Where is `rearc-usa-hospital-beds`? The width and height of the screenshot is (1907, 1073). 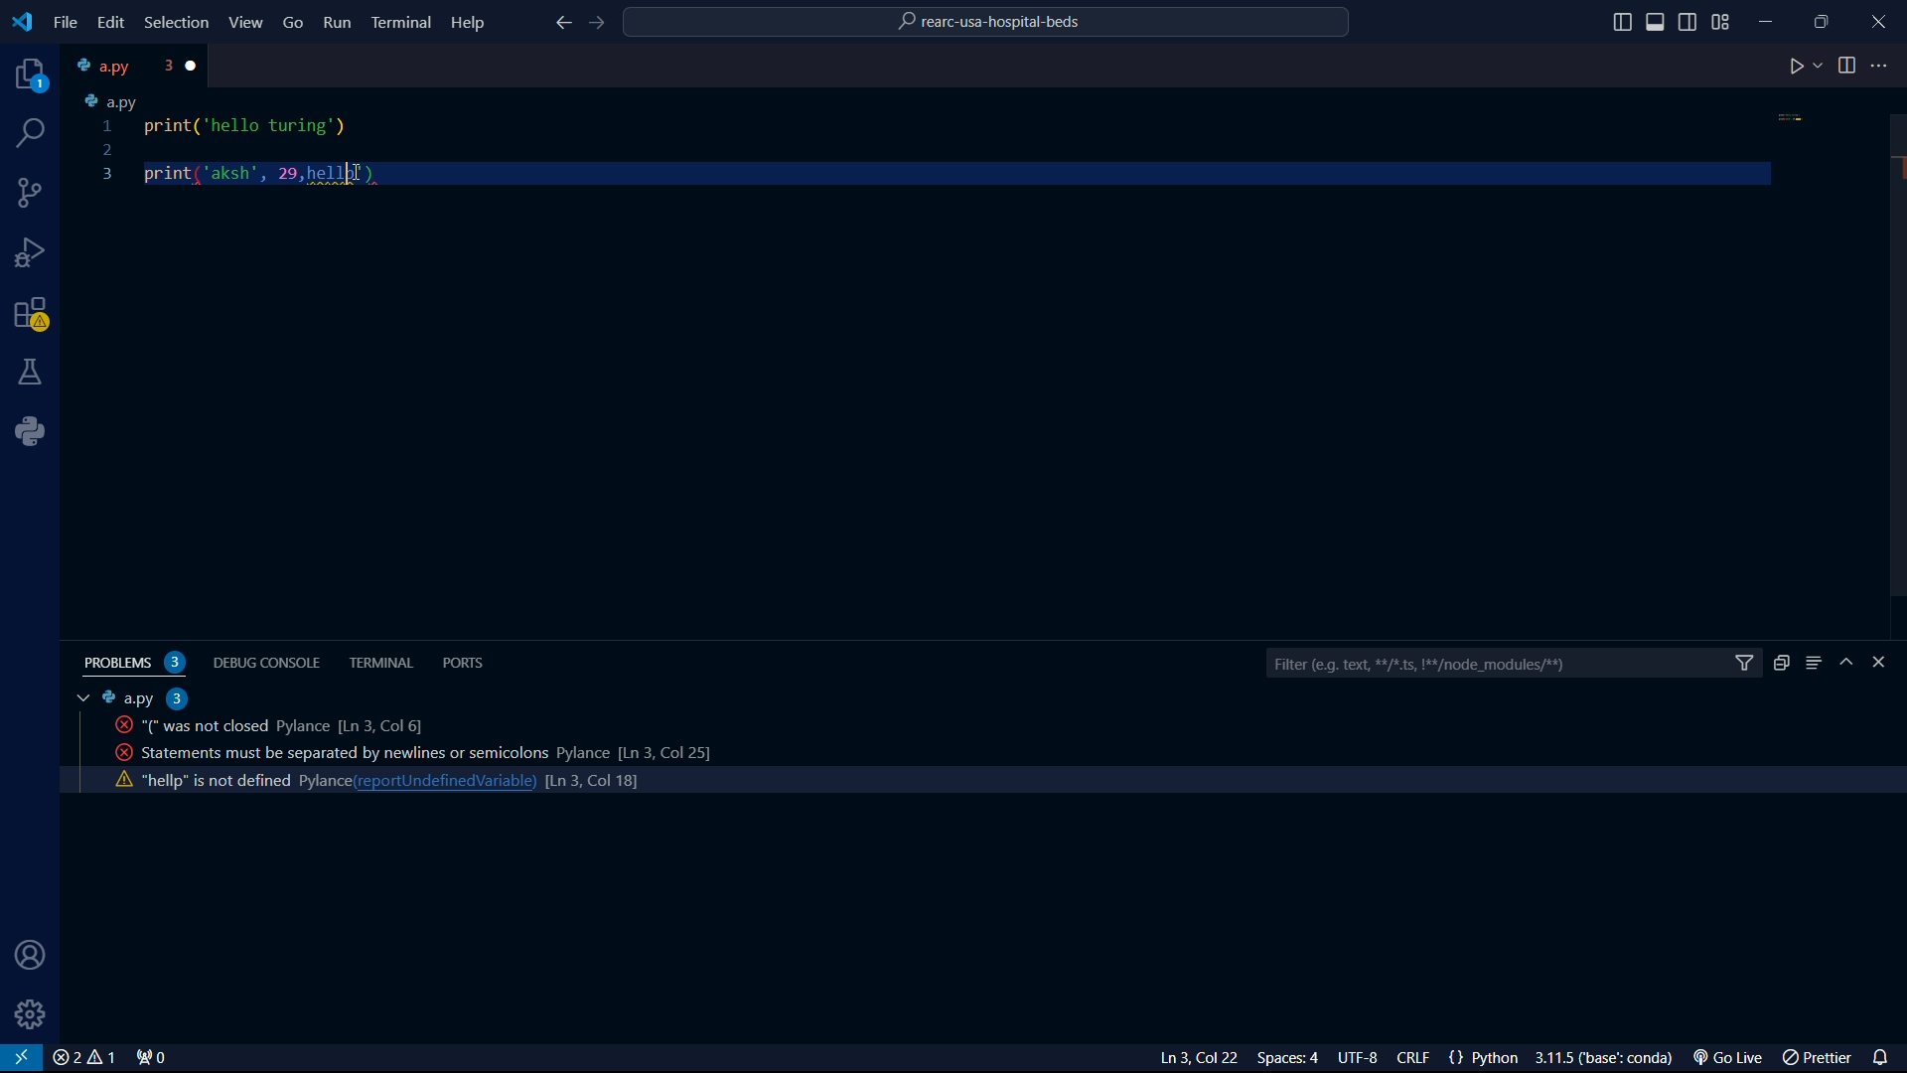 rearc-usa-hospital-beds is located at coordinates (988, 25).